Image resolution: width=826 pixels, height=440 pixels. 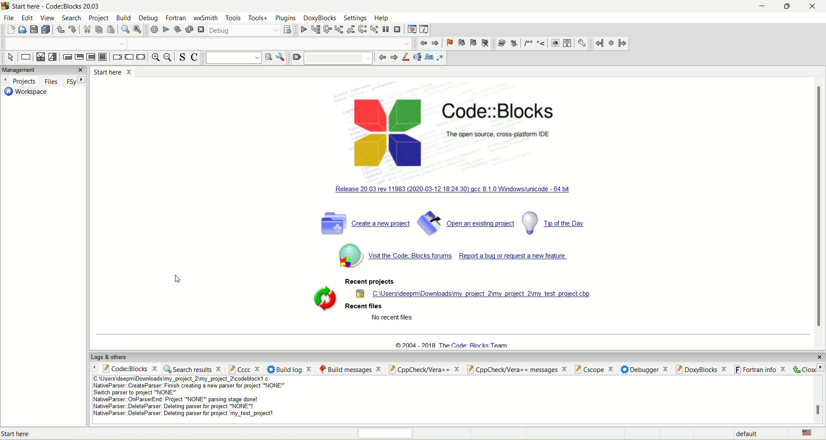 I want to click on fortran info, so click(x=764, y=370).